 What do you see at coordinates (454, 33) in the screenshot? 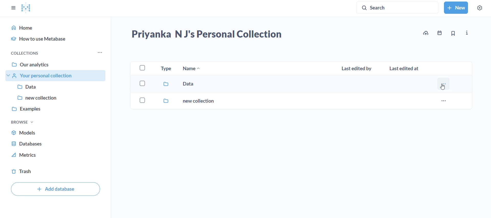
I see `bookmark` at bounding box center [454, 33].